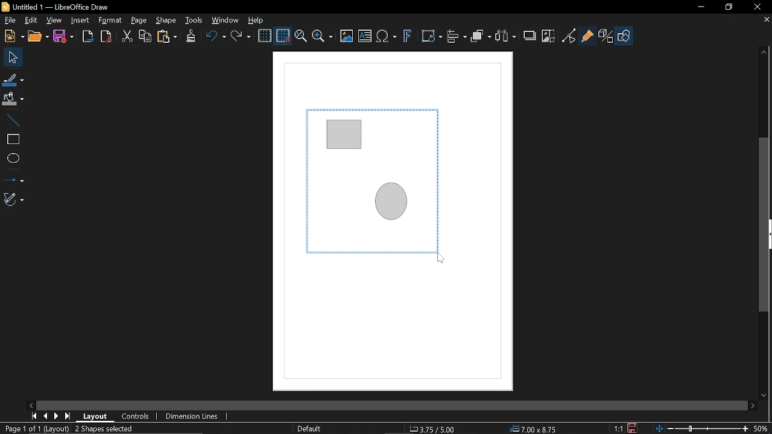 Image resolution: width=772 pixels, height=434 pixels. Describe the element at coordinates (13, 36) in the screenshot. I see `New` at that location.